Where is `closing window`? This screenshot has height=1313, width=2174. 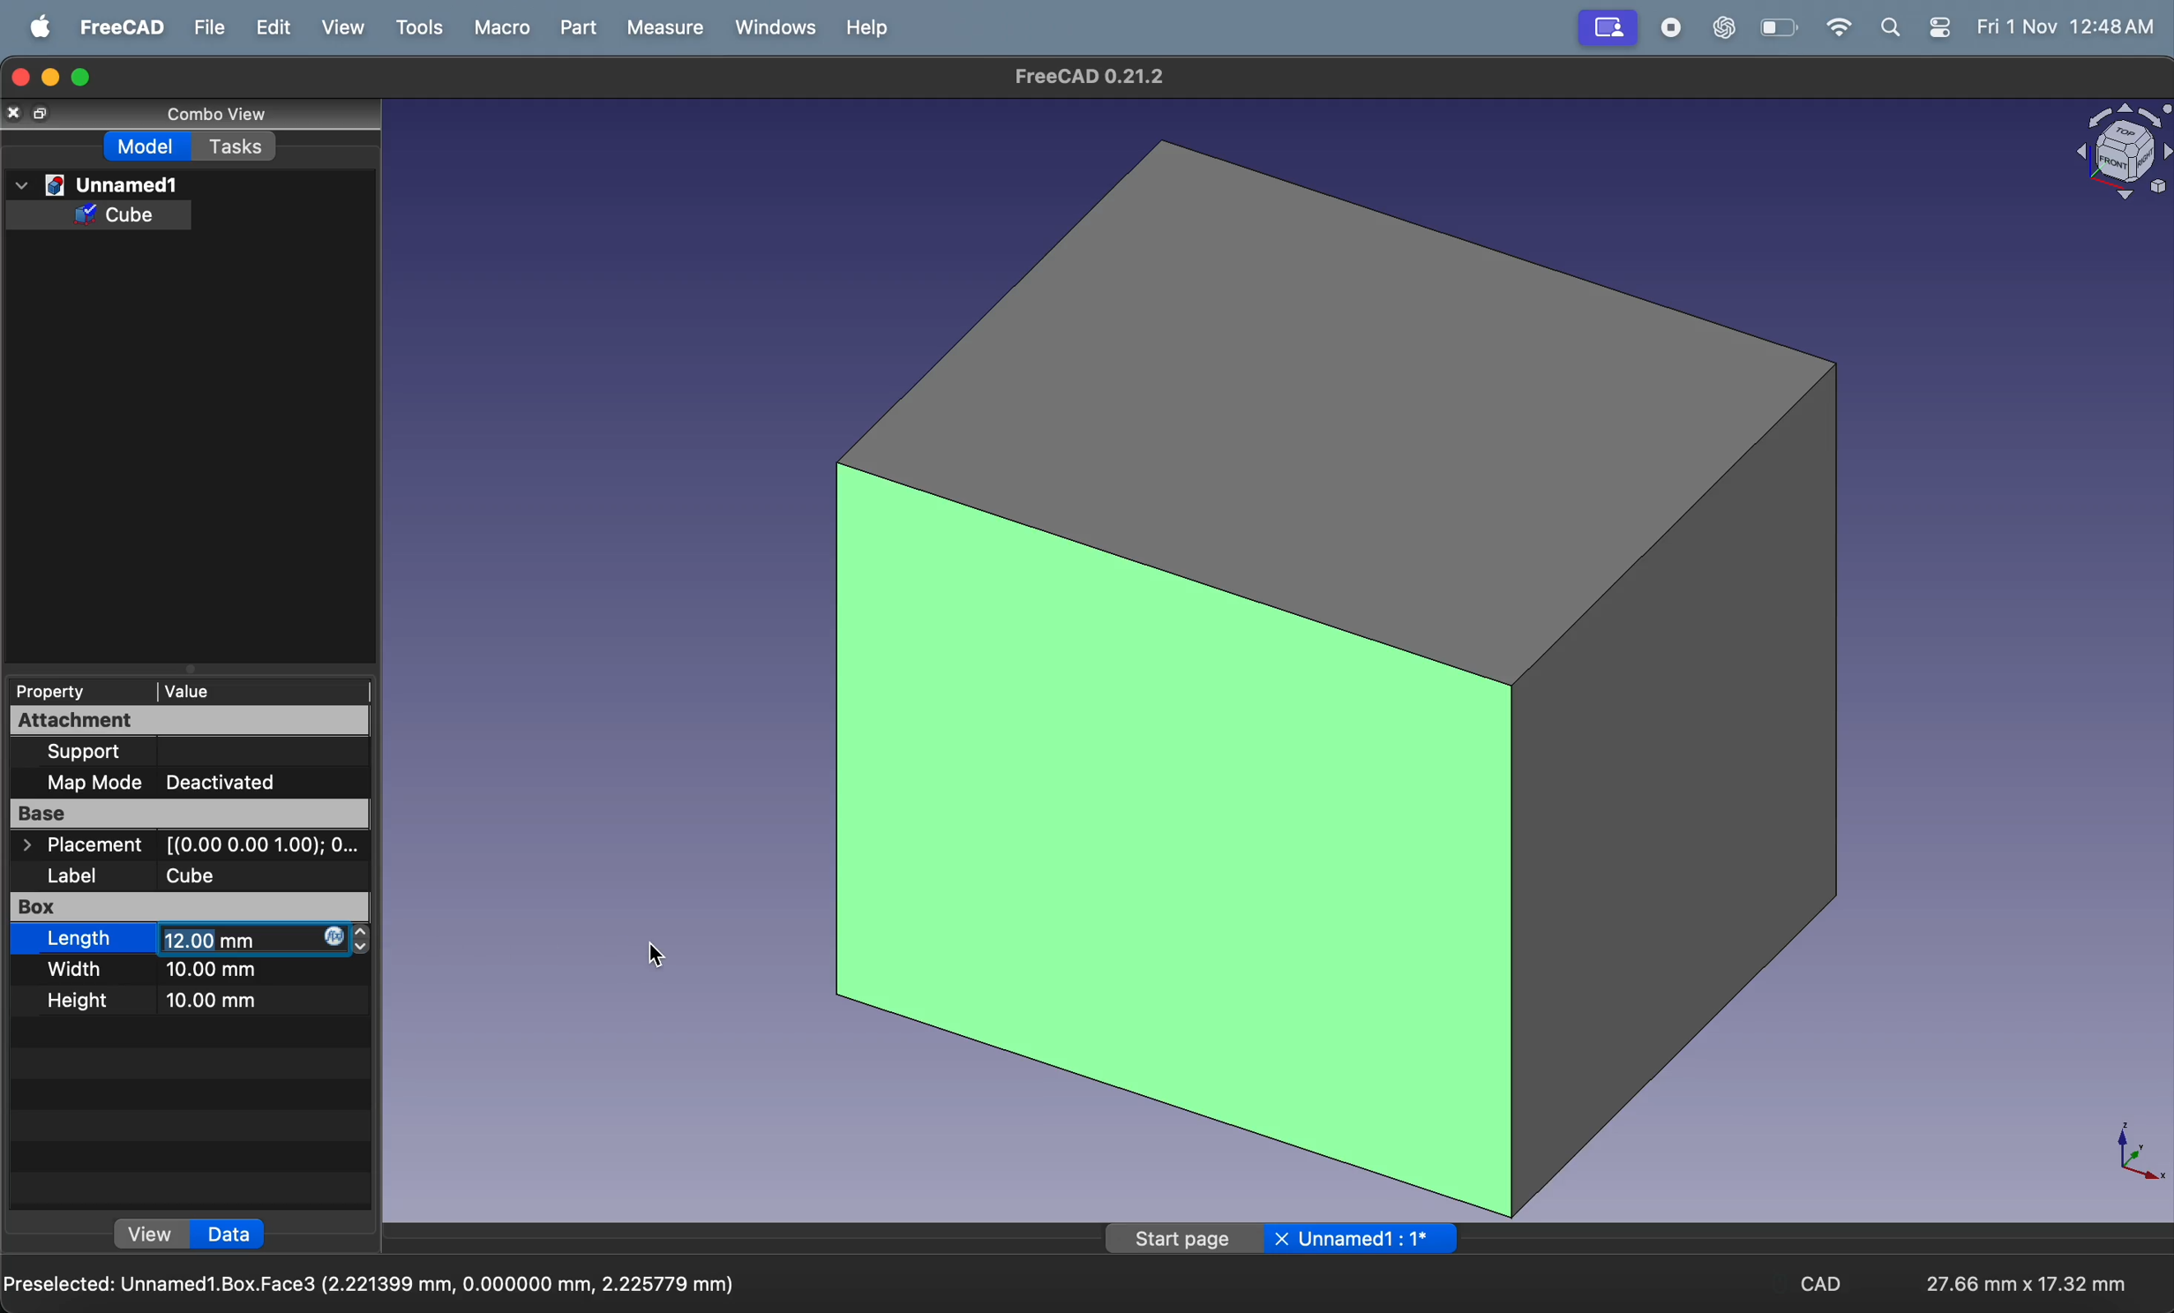
closing window is located at coordinates (19, 79).